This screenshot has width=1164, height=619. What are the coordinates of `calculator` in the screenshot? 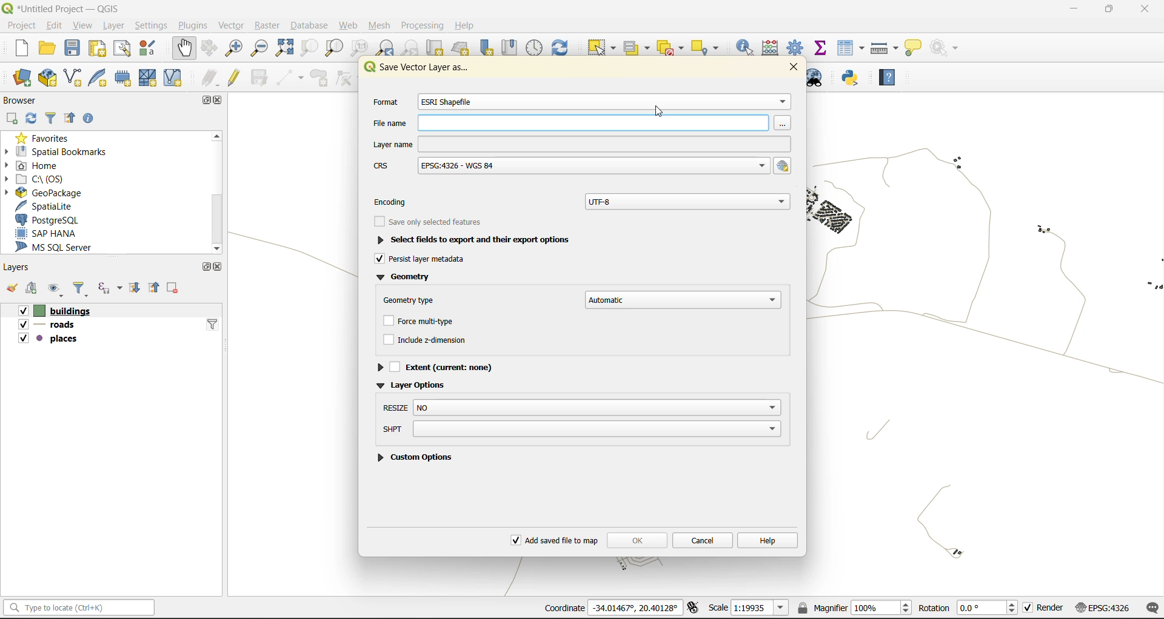 It's located at (774, 48).